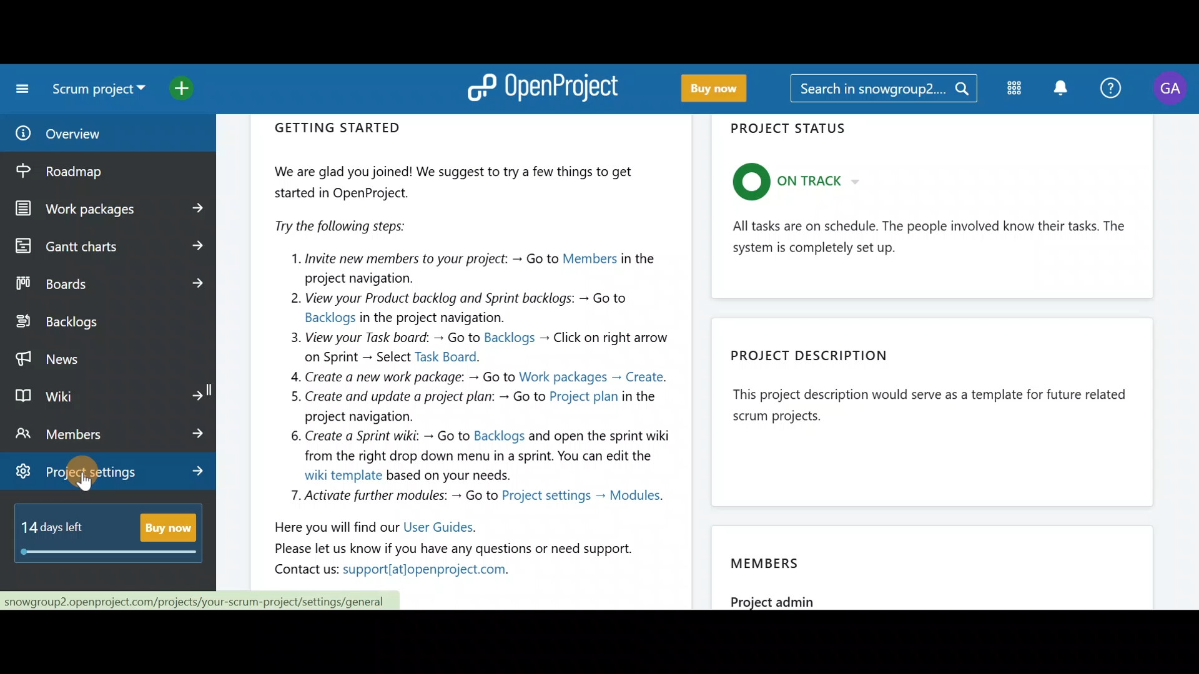 The width and height of the screenshot is (1199, 674). Describe the element at coordinates (1173, 89) in the screenshot. I see `Account name` at that location.